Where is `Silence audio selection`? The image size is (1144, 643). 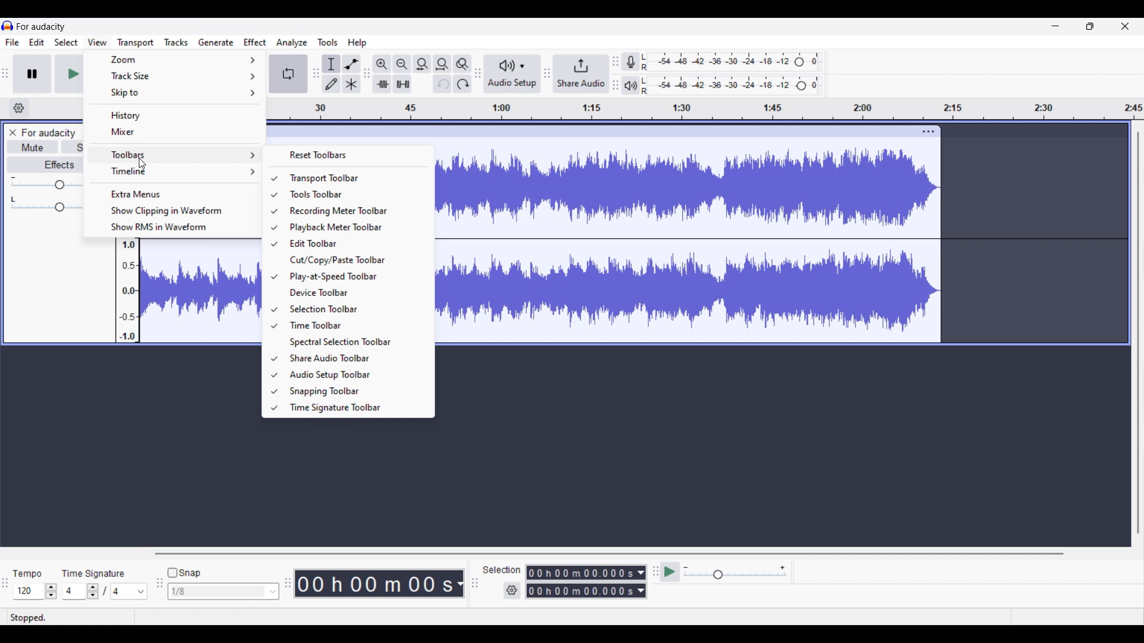
Silence audio selection is located at coordinates (402, 84).